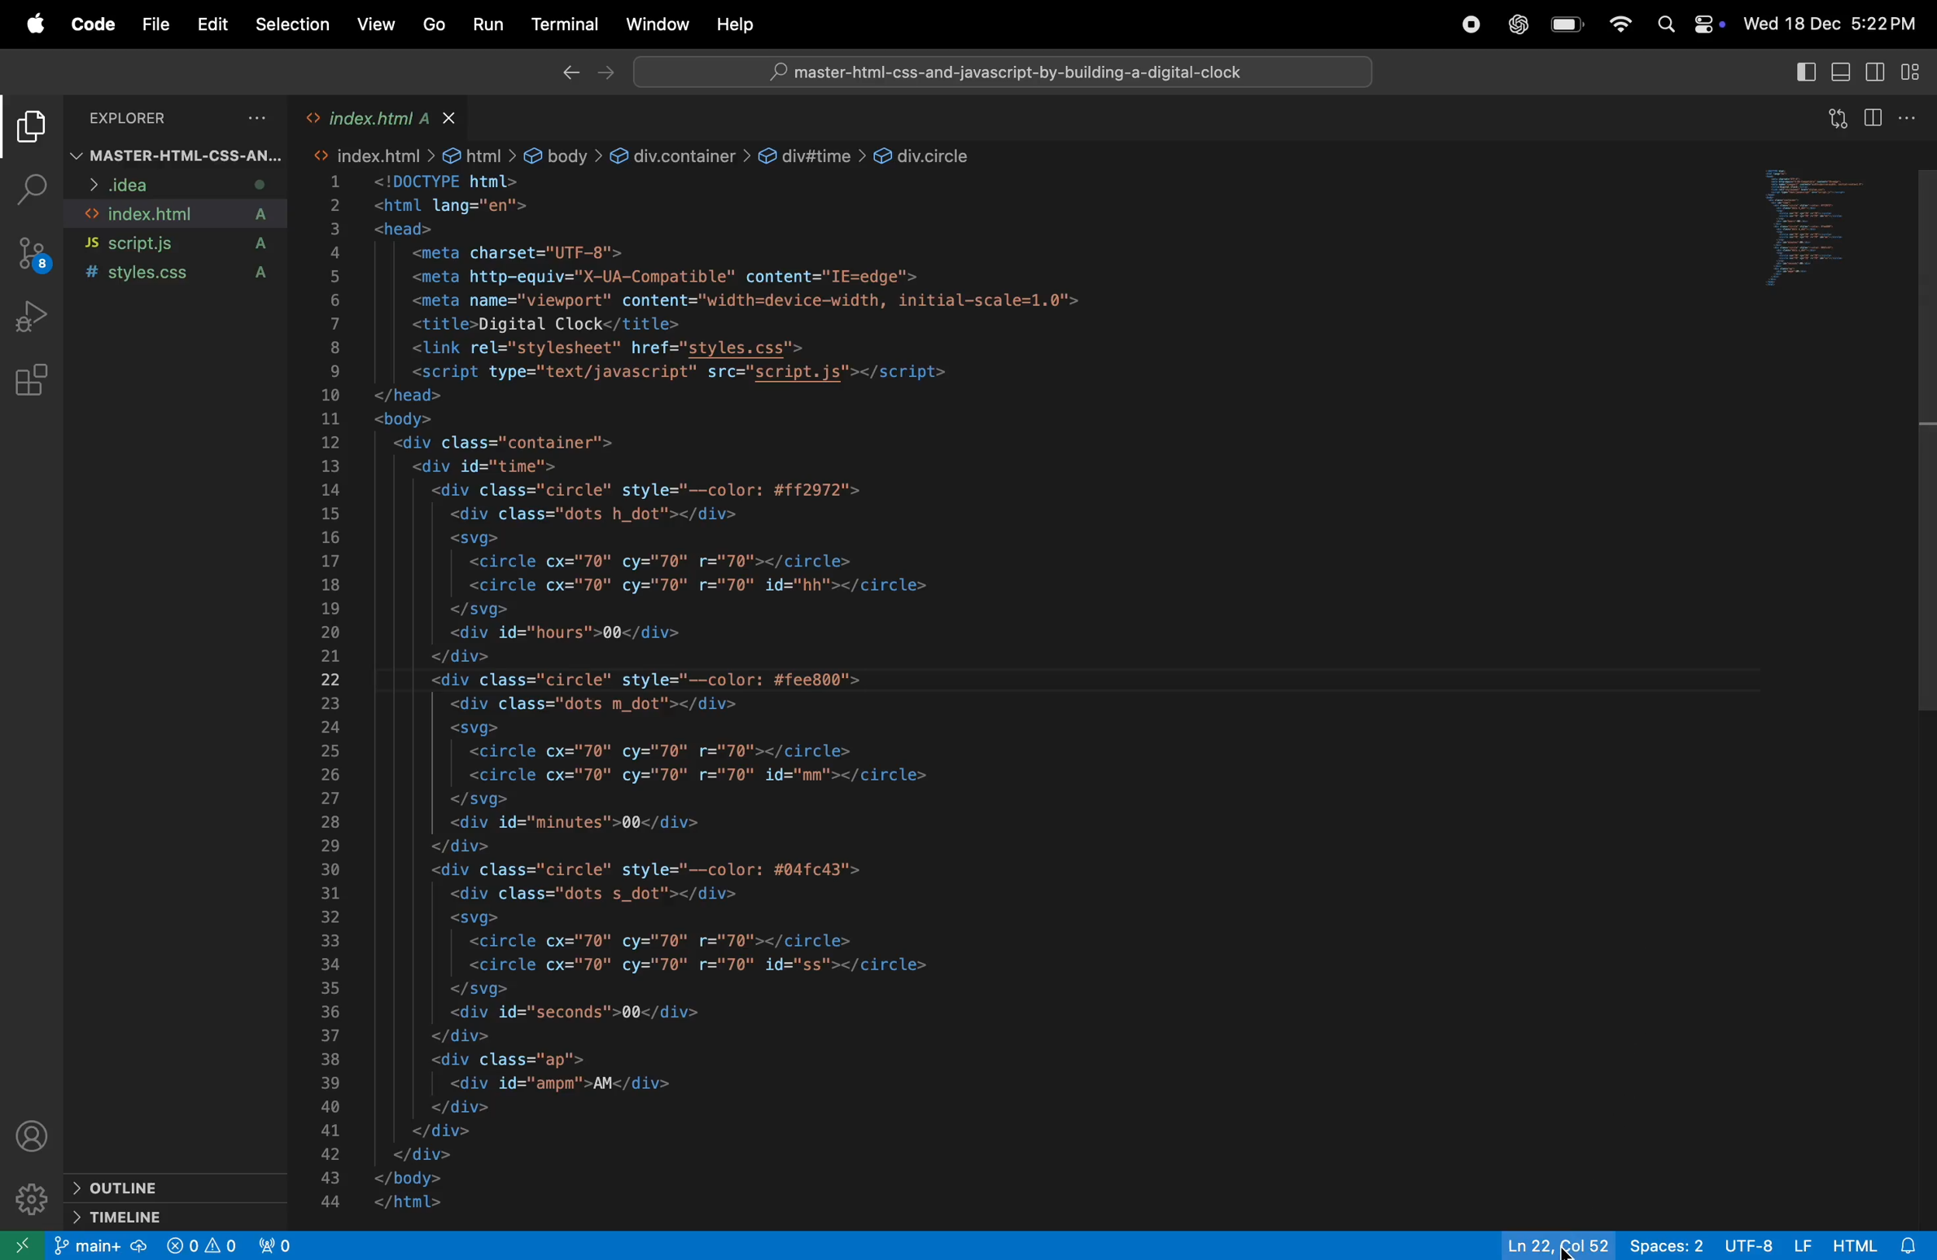 Image resolution: width=1937 pixels, height=1260 pixels. Describe the element at coordinates (1926, 431) in the screenshot. I see `scroll bar` at that location.